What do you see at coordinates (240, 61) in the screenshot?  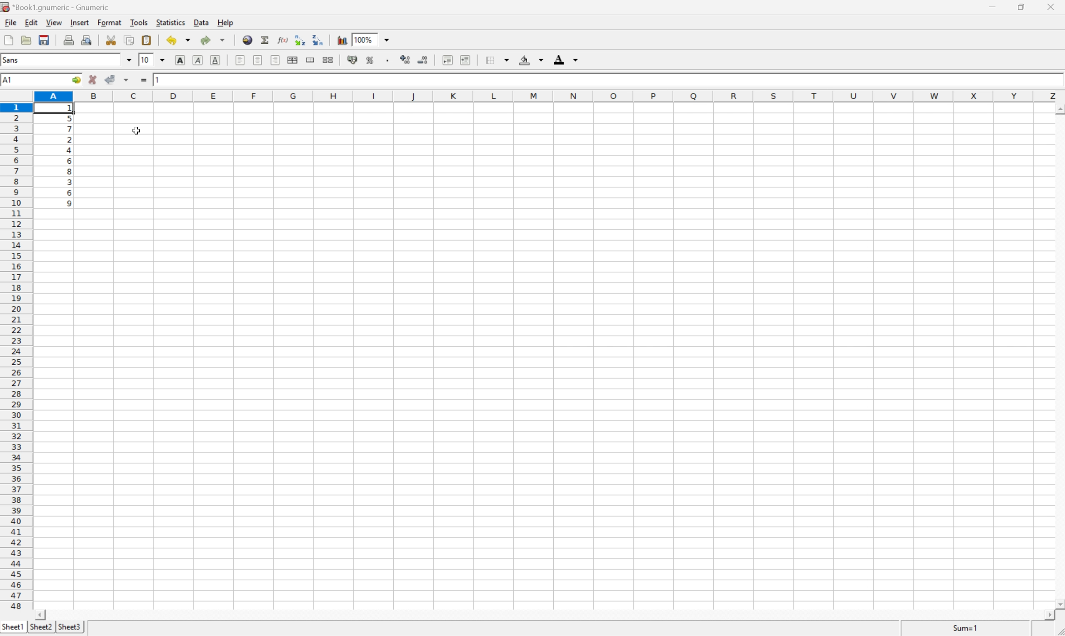 I see `align left` at bounding box center [240, 61].